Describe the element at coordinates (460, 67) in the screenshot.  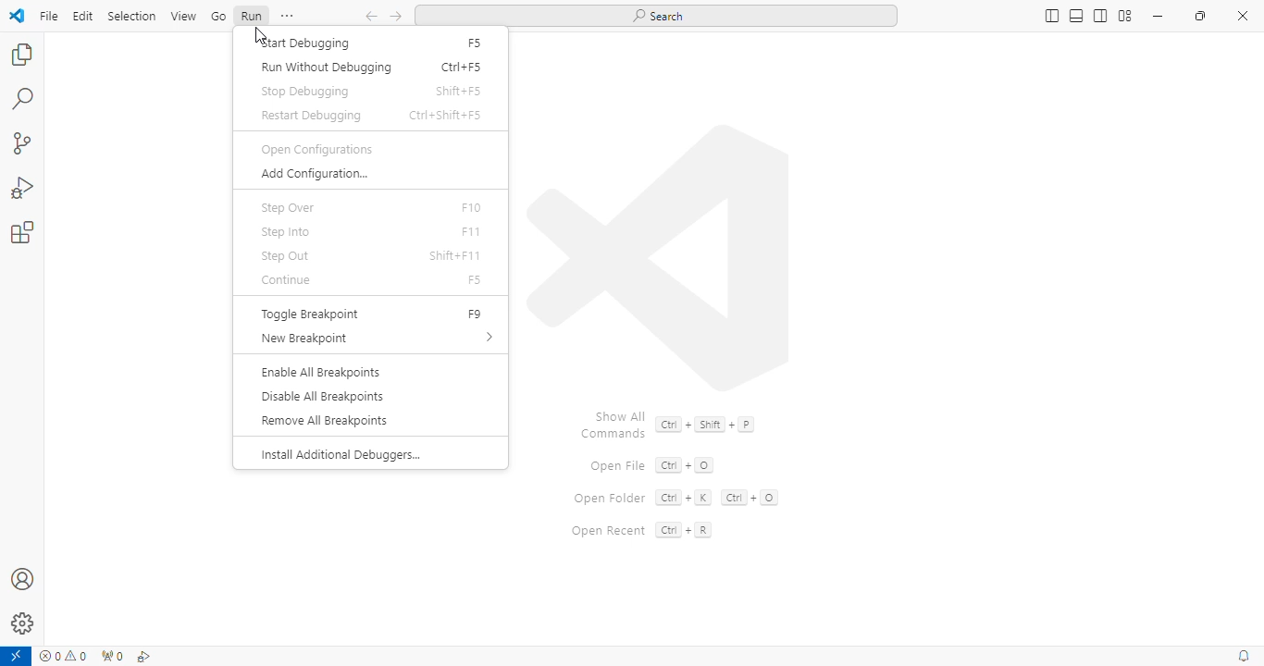
I see `ctrl+f5` at that location.